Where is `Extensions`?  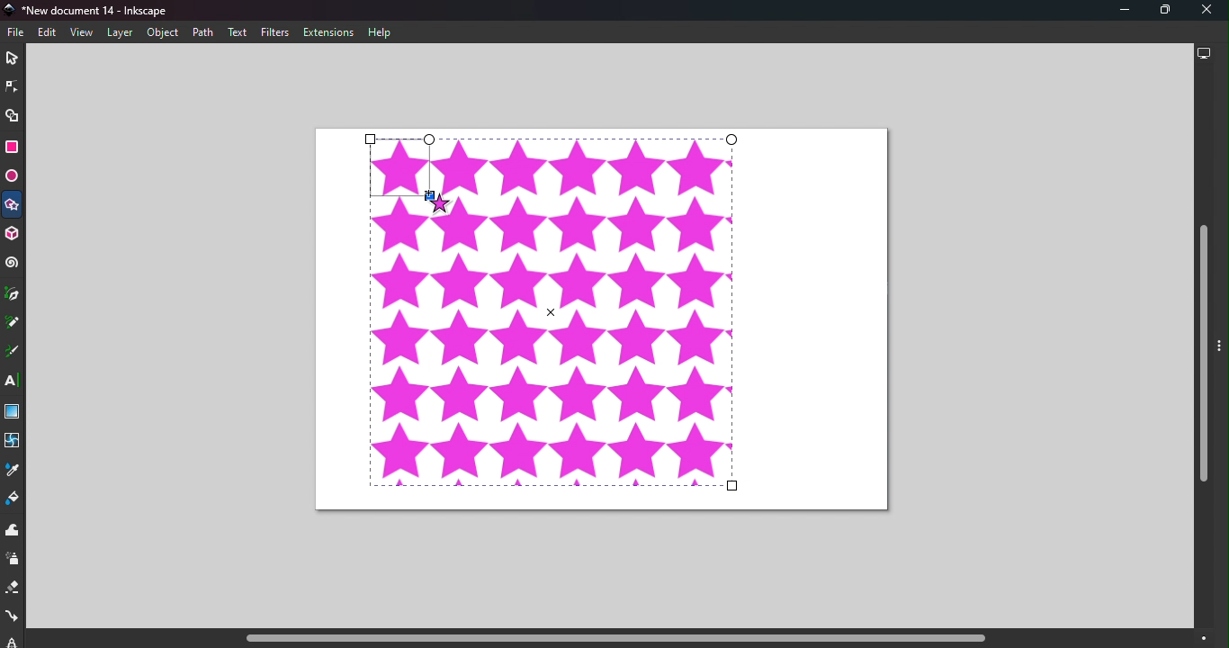 Extensions is located at coordinates (332, 32).